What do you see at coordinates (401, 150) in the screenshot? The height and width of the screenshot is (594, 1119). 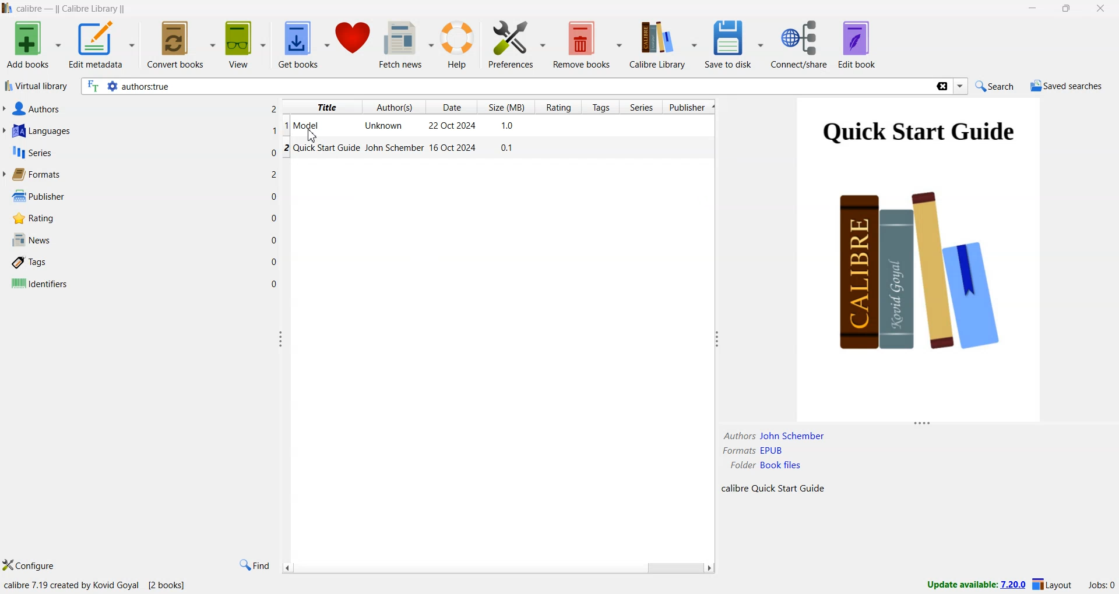 I see `book-2 details` at bounding box center [401, 150].